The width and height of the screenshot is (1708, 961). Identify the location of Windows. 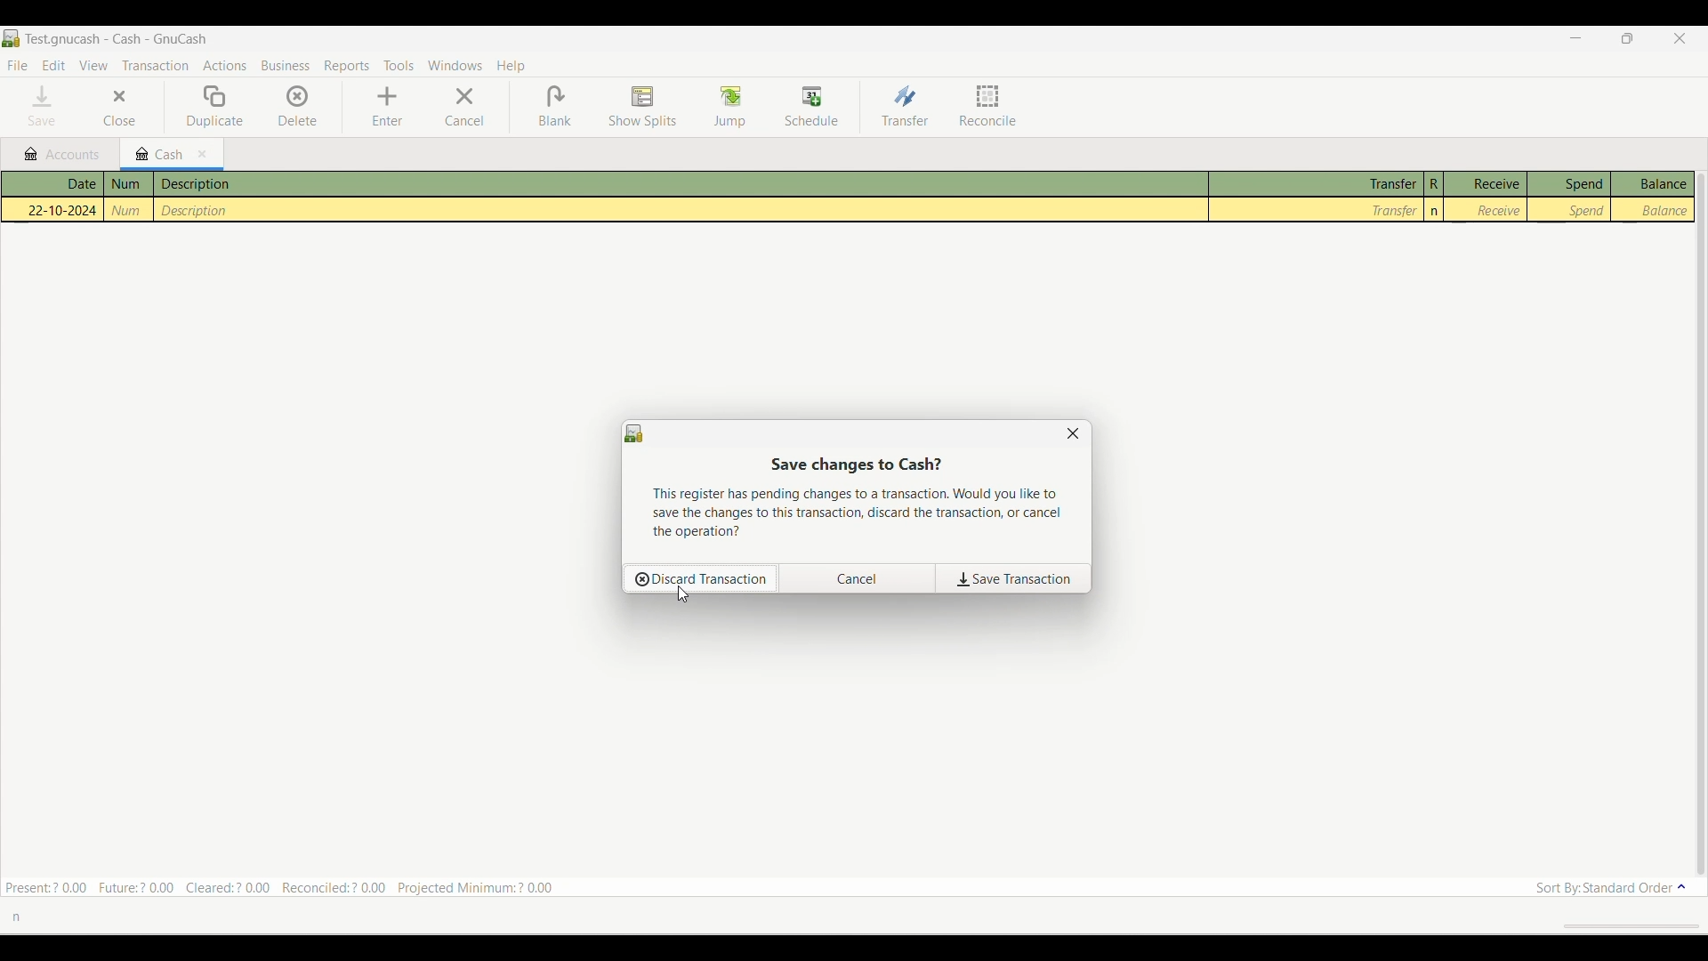
(455, 65).